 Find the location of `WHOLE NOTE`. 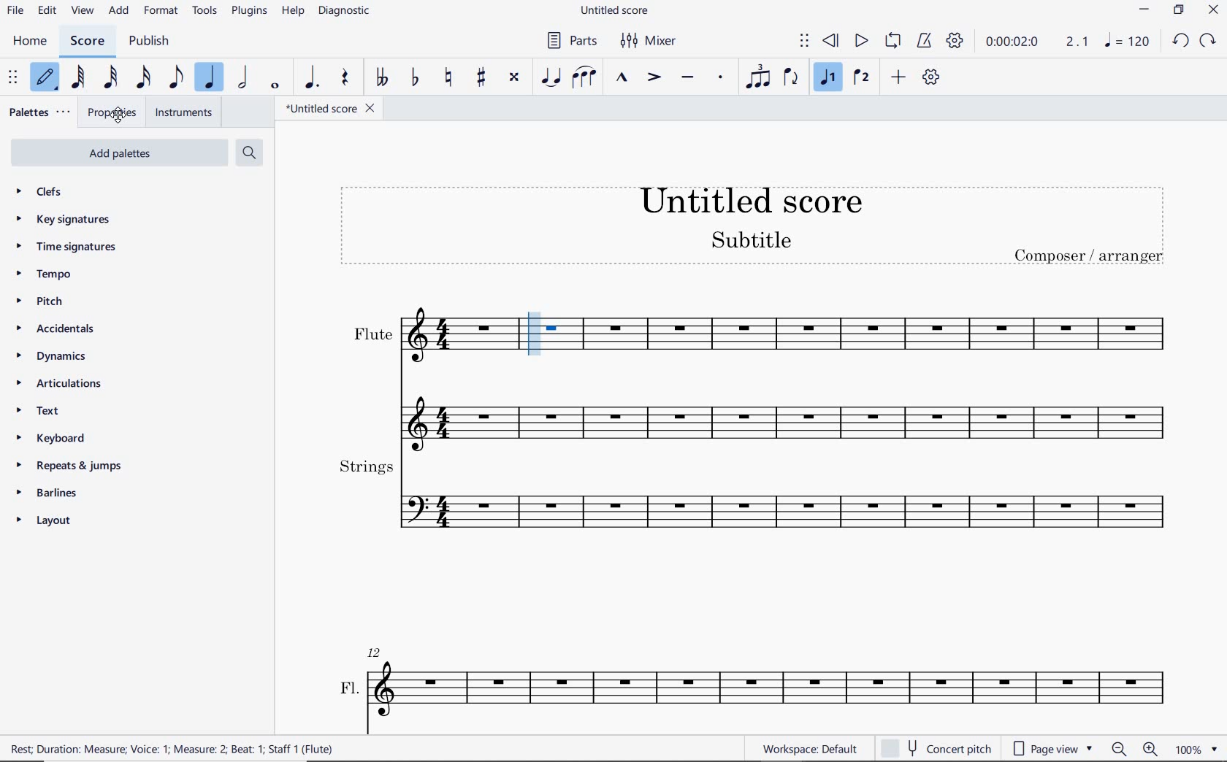

WHOLE NOTE is located at coordinates (275, 87).